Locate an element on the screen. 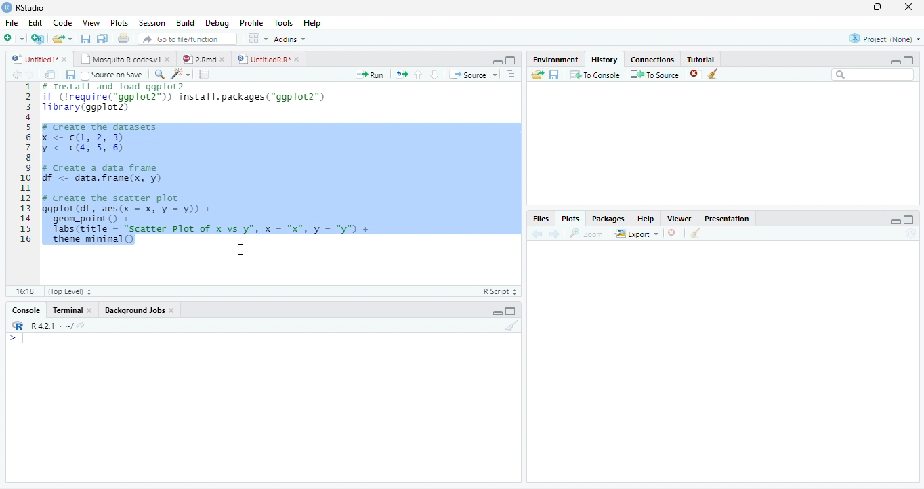 The width and height of the screenshot is (924, 489). Clear all plots is located at coordinates (696, 233).